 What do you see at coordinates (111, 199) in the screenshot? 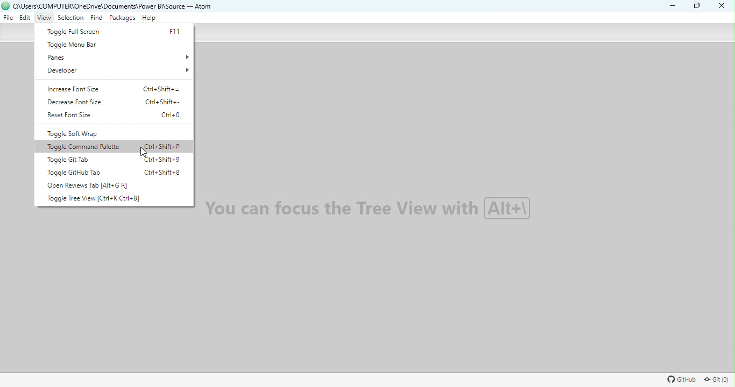
I see `Toggle tree view` at bounding box center [111, 199].